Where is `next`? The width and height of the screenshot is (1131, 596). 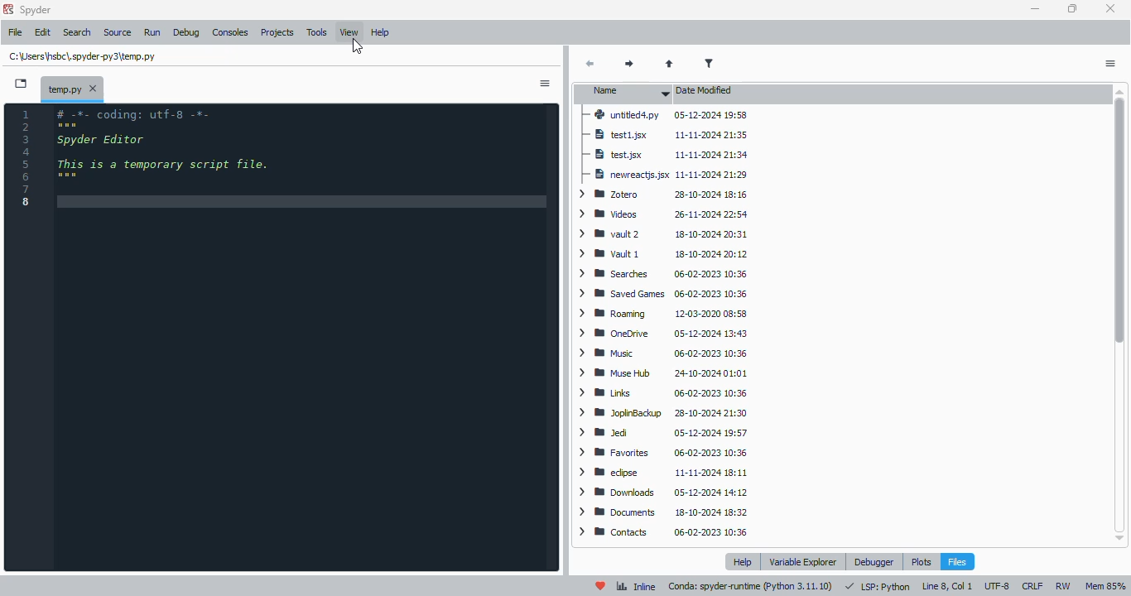
next is located at coordinates (629, 65).